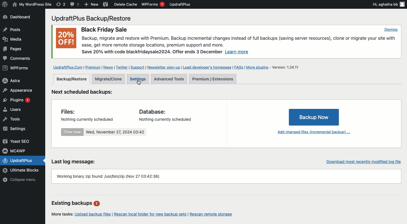 This screenshot has height=224, width=407. I want to click on Database, so click(158, 111).